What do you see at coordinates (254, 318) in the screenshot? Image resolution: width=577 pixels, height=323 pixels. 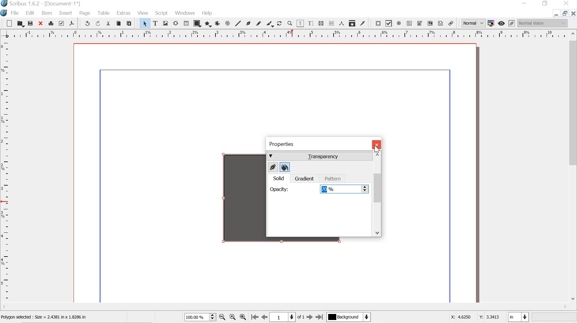 I see `go to first page` at bounding box center [254, 318].